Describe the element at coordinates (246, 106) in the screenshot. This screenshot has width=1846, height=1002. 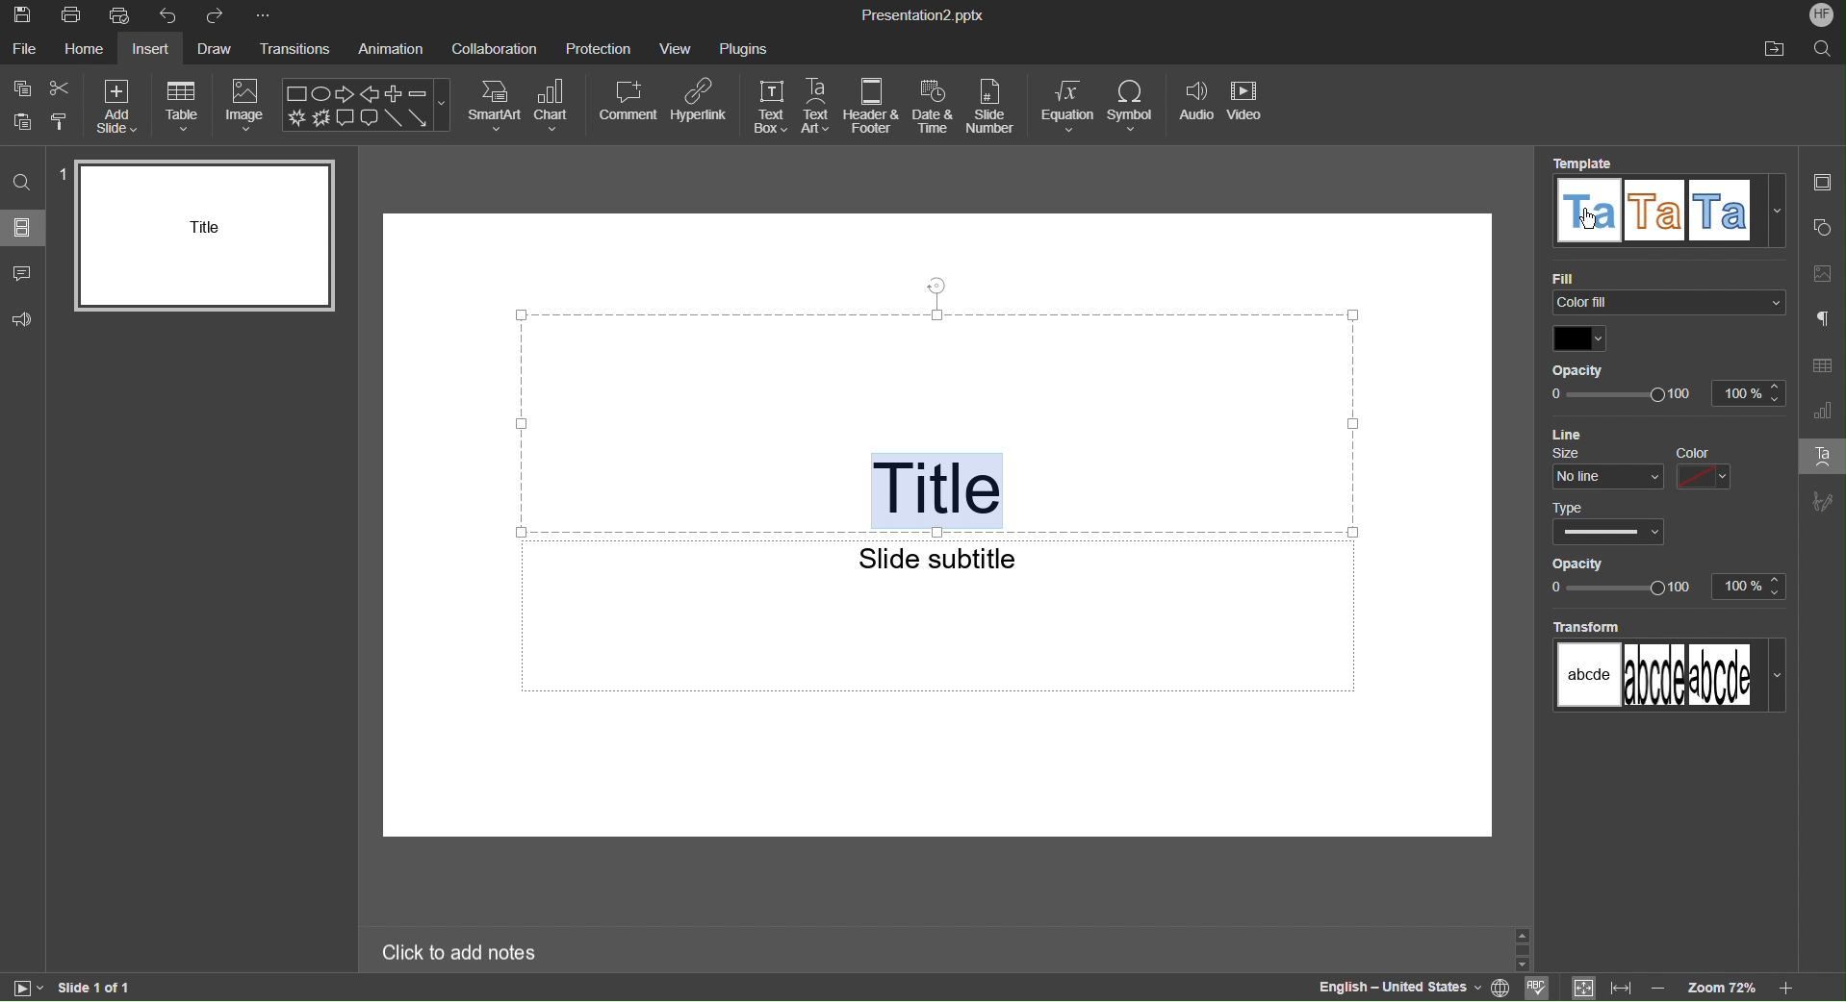
I see `Image` at that location.